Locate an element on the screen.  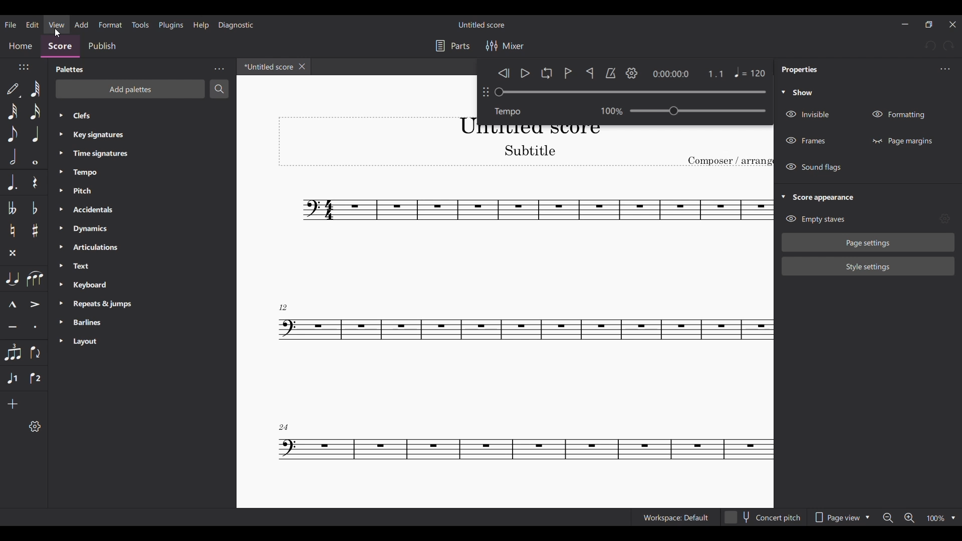
Mixer is located at coordinates (504, 46).